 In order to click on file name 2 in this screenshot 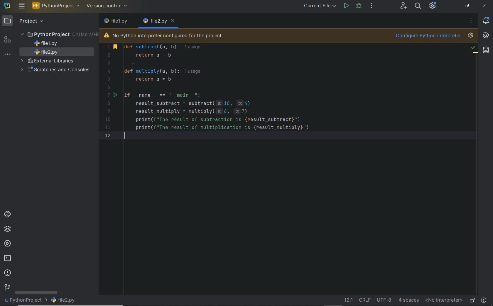, I will do `click(48, 52)`.